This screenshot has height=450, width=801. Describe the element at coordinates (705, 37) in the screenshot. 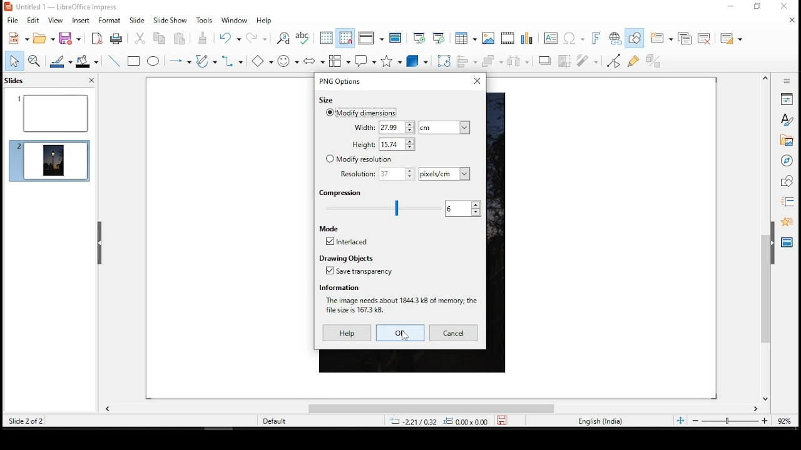

I see `delete slide` at that location.